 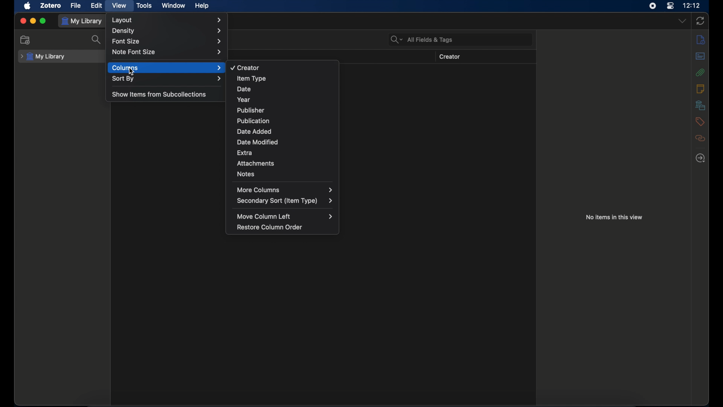 I want to click on attachments, so click(x=256, y=163).